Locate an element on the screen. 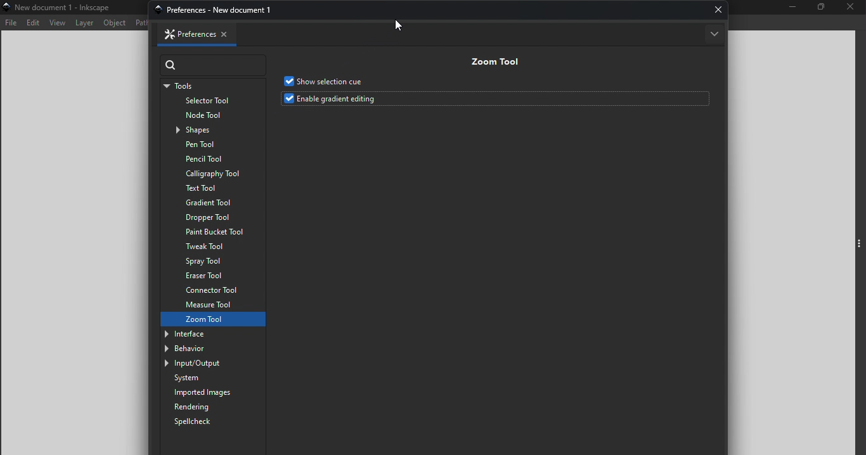 This screenshot has width=866, height=455. Edit is located at coordinates (32, 22).